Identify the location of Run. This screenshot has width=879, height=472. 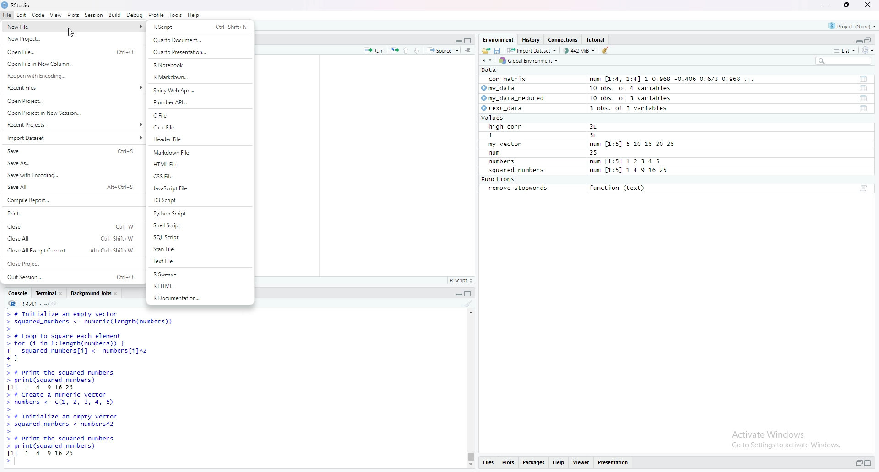
(374, 51).